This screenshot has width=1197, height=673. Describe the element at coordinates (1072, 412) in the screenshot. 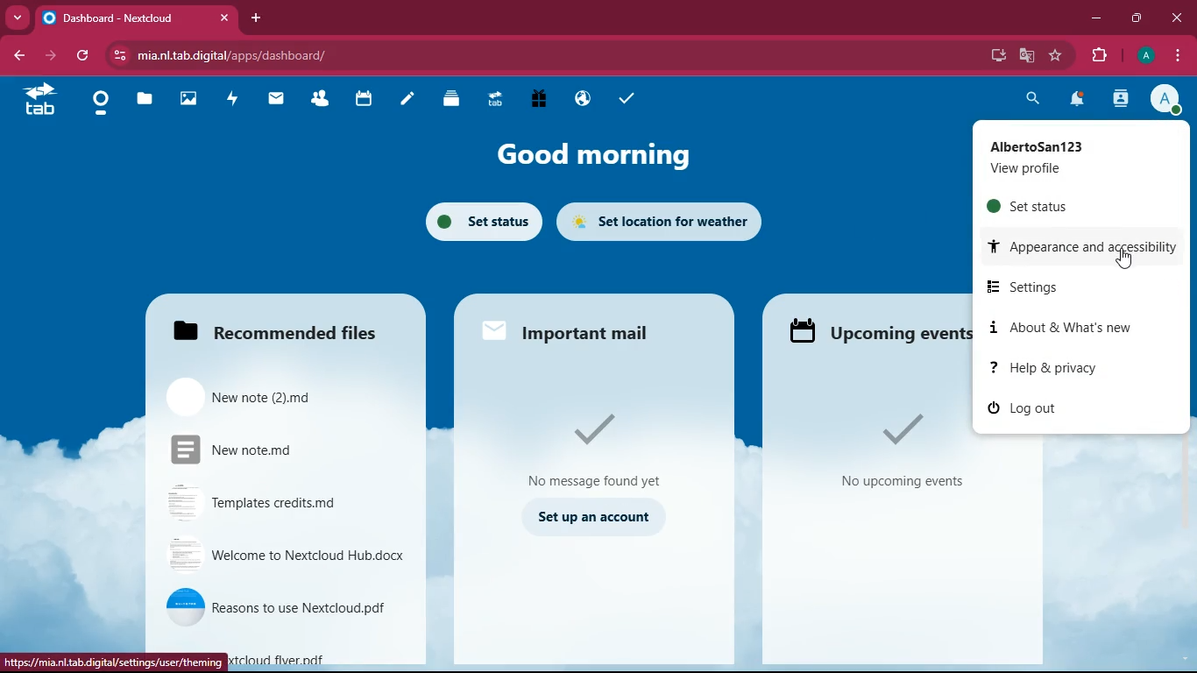

I see `log out` at that location.